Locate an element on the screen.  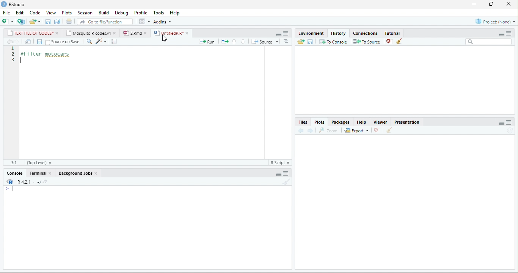
#filter motocars is located at coordinates (49, 54).